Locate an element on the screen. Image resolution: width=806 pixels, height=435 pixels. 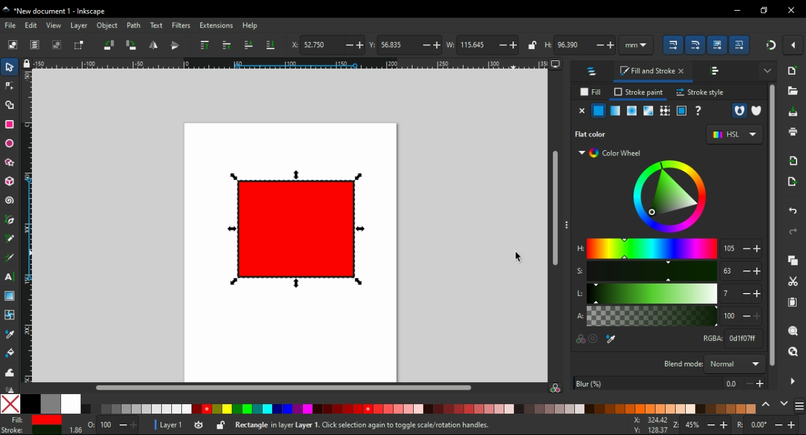
view is located at coordinates (53, 25).